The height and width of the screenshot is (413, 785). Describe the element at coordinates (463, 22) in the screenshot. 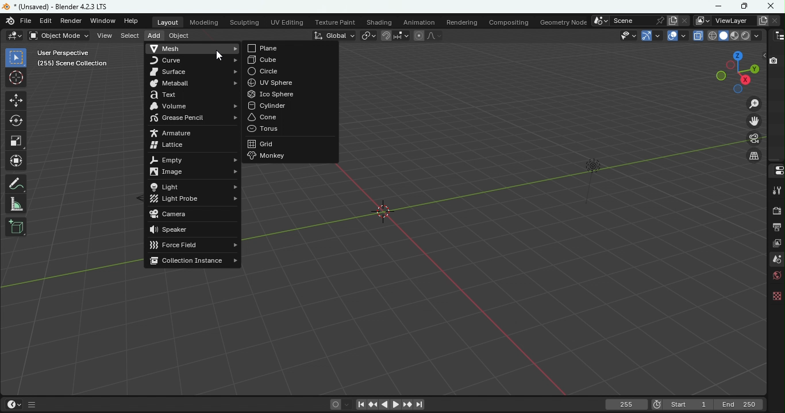

I see `Rendering` at that location.